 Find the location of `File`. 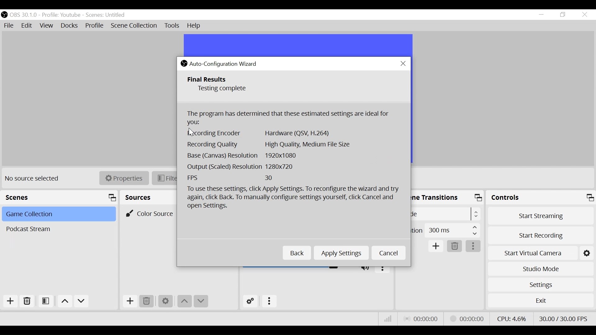

File is located at coordinates (9, 26).